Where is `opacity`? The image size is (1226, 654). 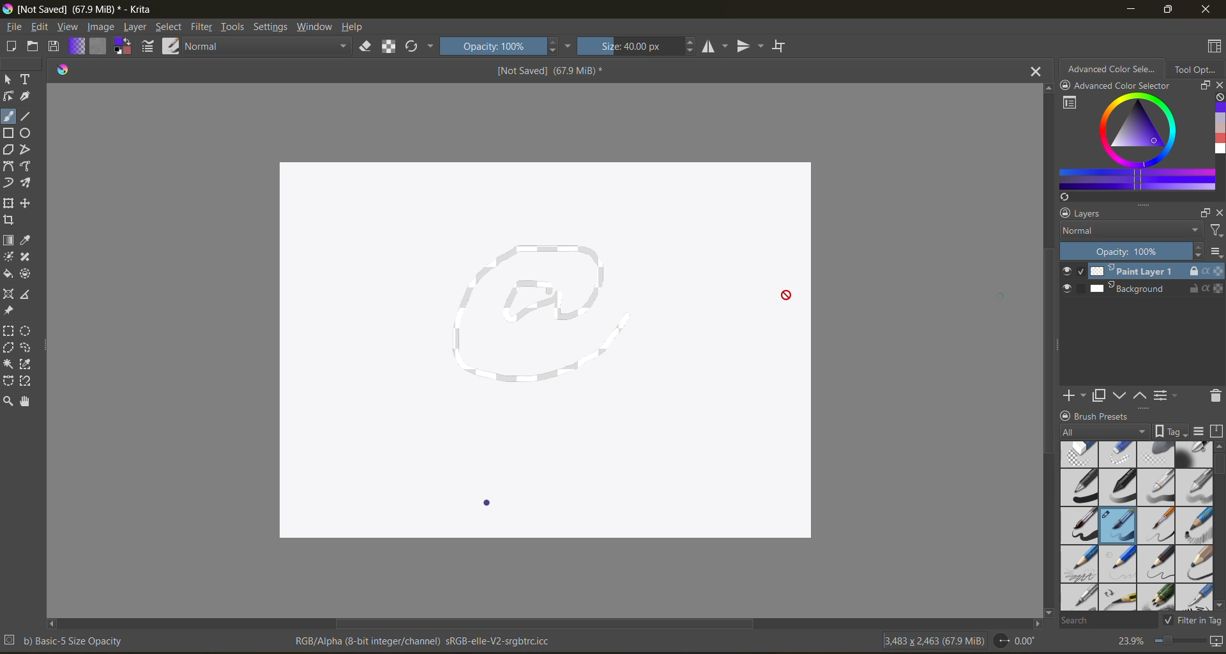 opacity is located at coordinates (491, 46).